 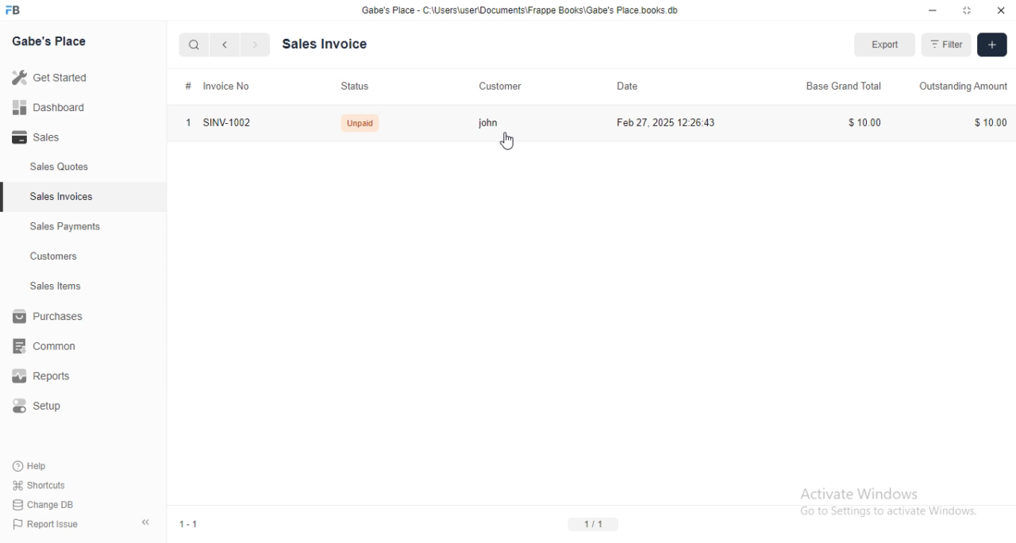 I want to click on get started, so click(x=50, y=78).